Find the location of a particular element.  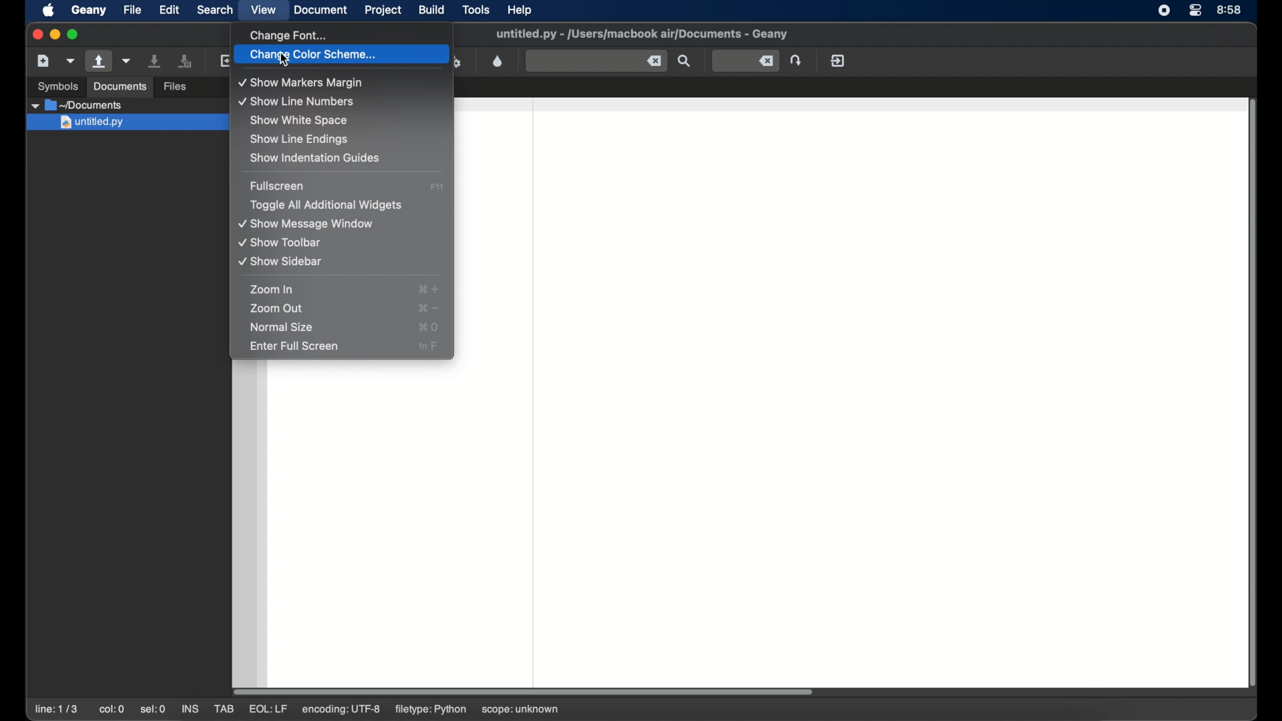

screen recorder icon is located at coordinates (1165, 11).